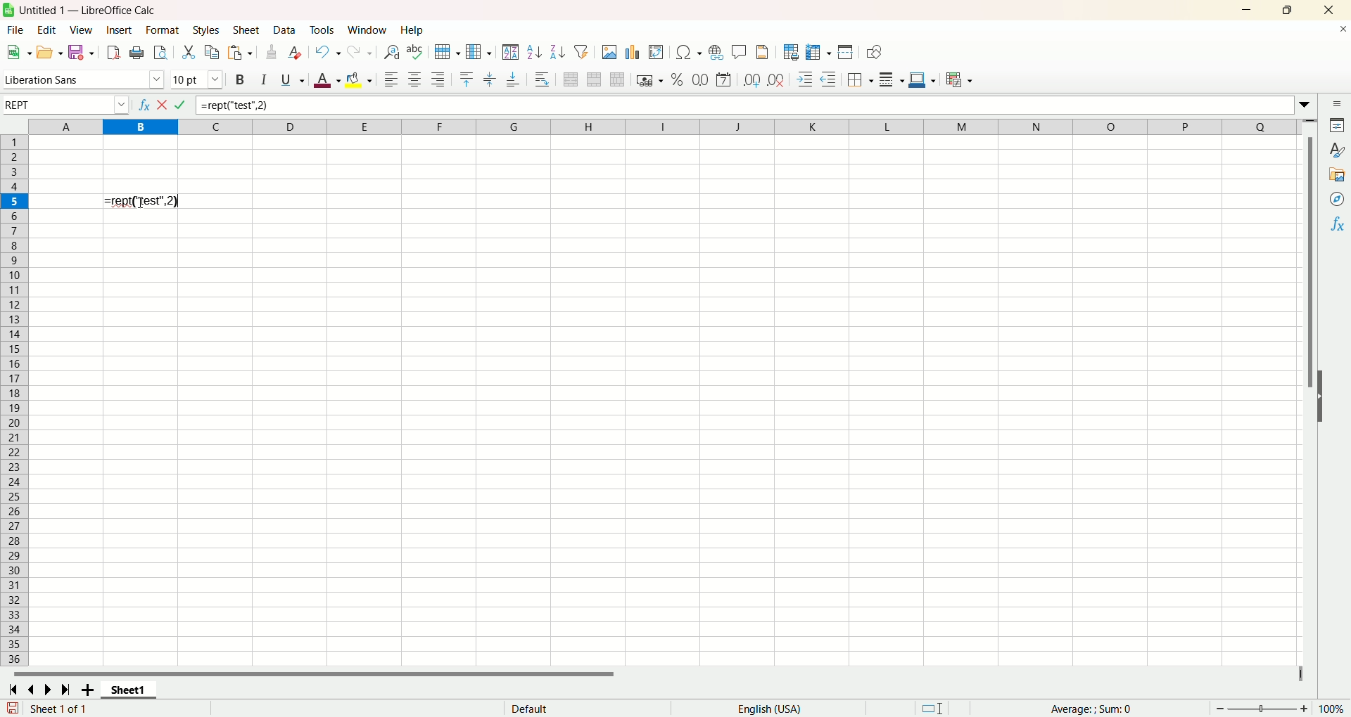 The image size is (1351, 717). Describe the element at coordinates (366, 30) in the screenshot. I see `window` at that location.